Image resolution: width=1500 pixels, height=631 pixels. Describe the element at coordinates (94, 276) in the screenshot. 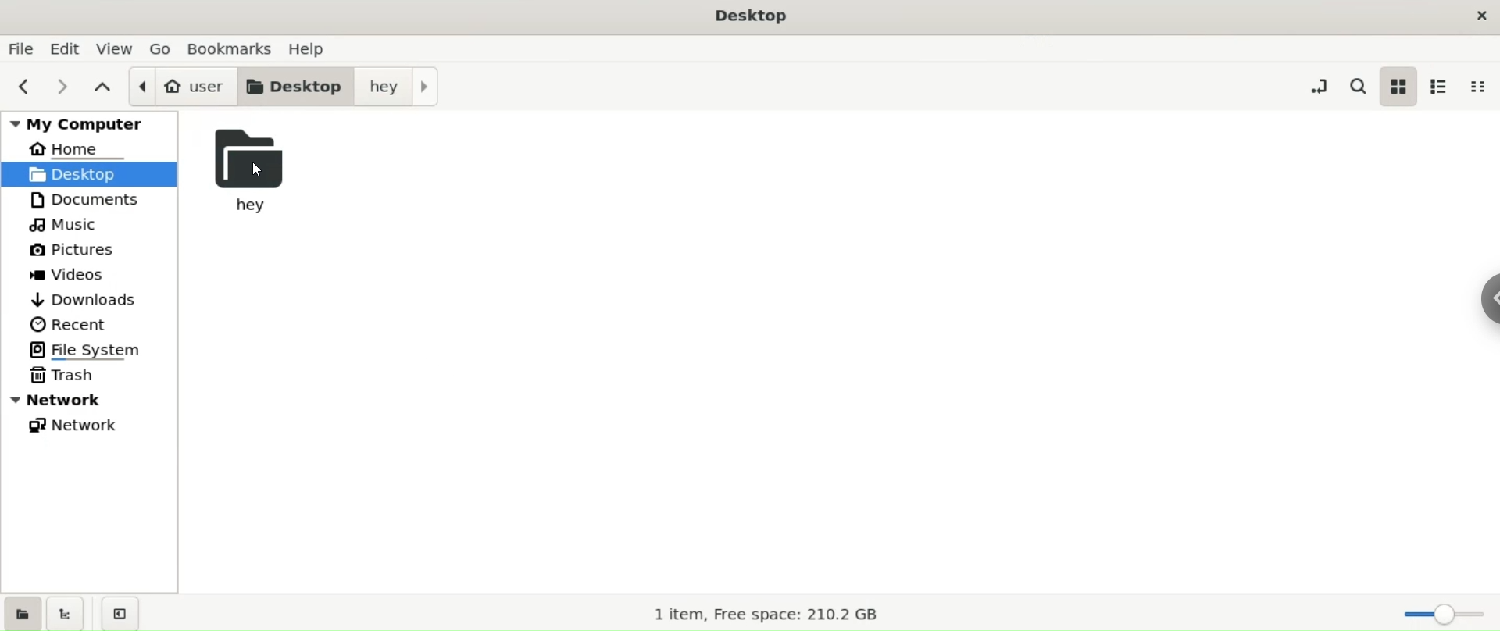

I see `videos` at that location.